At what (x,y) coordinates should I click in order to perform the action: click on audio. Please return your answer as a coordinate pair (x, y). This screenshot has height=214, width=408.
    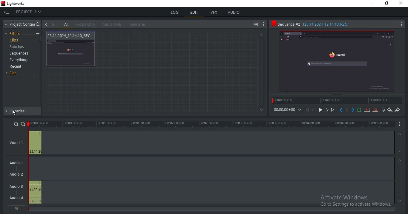
    Looking at the image, I should click on (17, 181).